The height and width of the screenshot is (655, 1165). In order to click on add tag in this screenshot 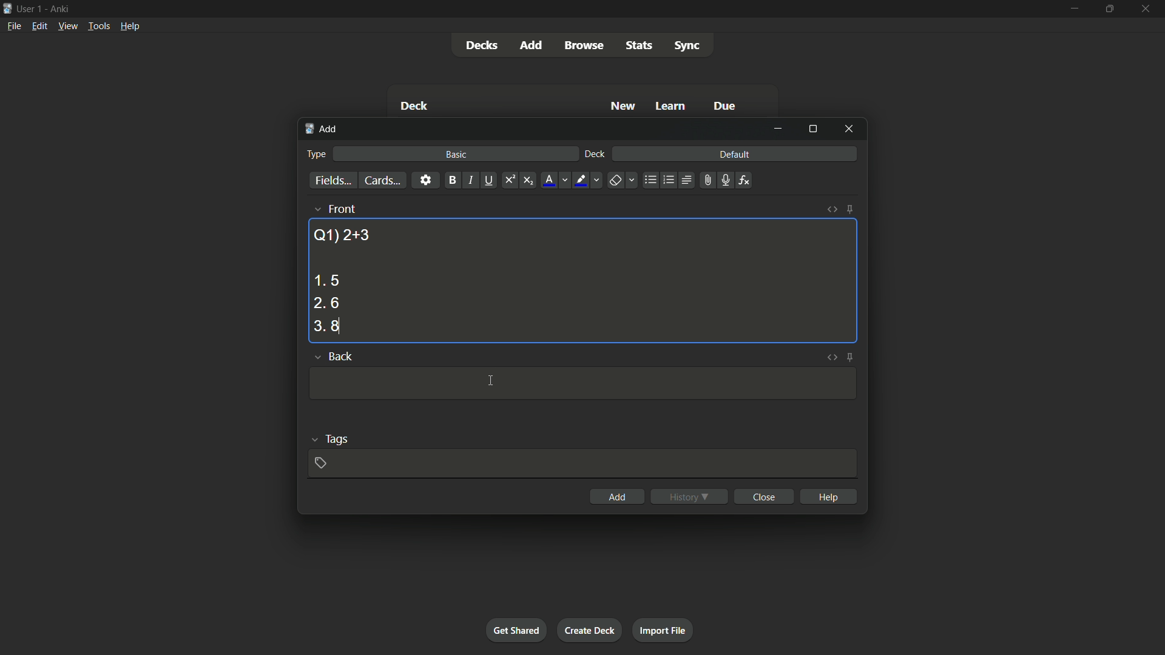, I will do `click(320, 463)`.